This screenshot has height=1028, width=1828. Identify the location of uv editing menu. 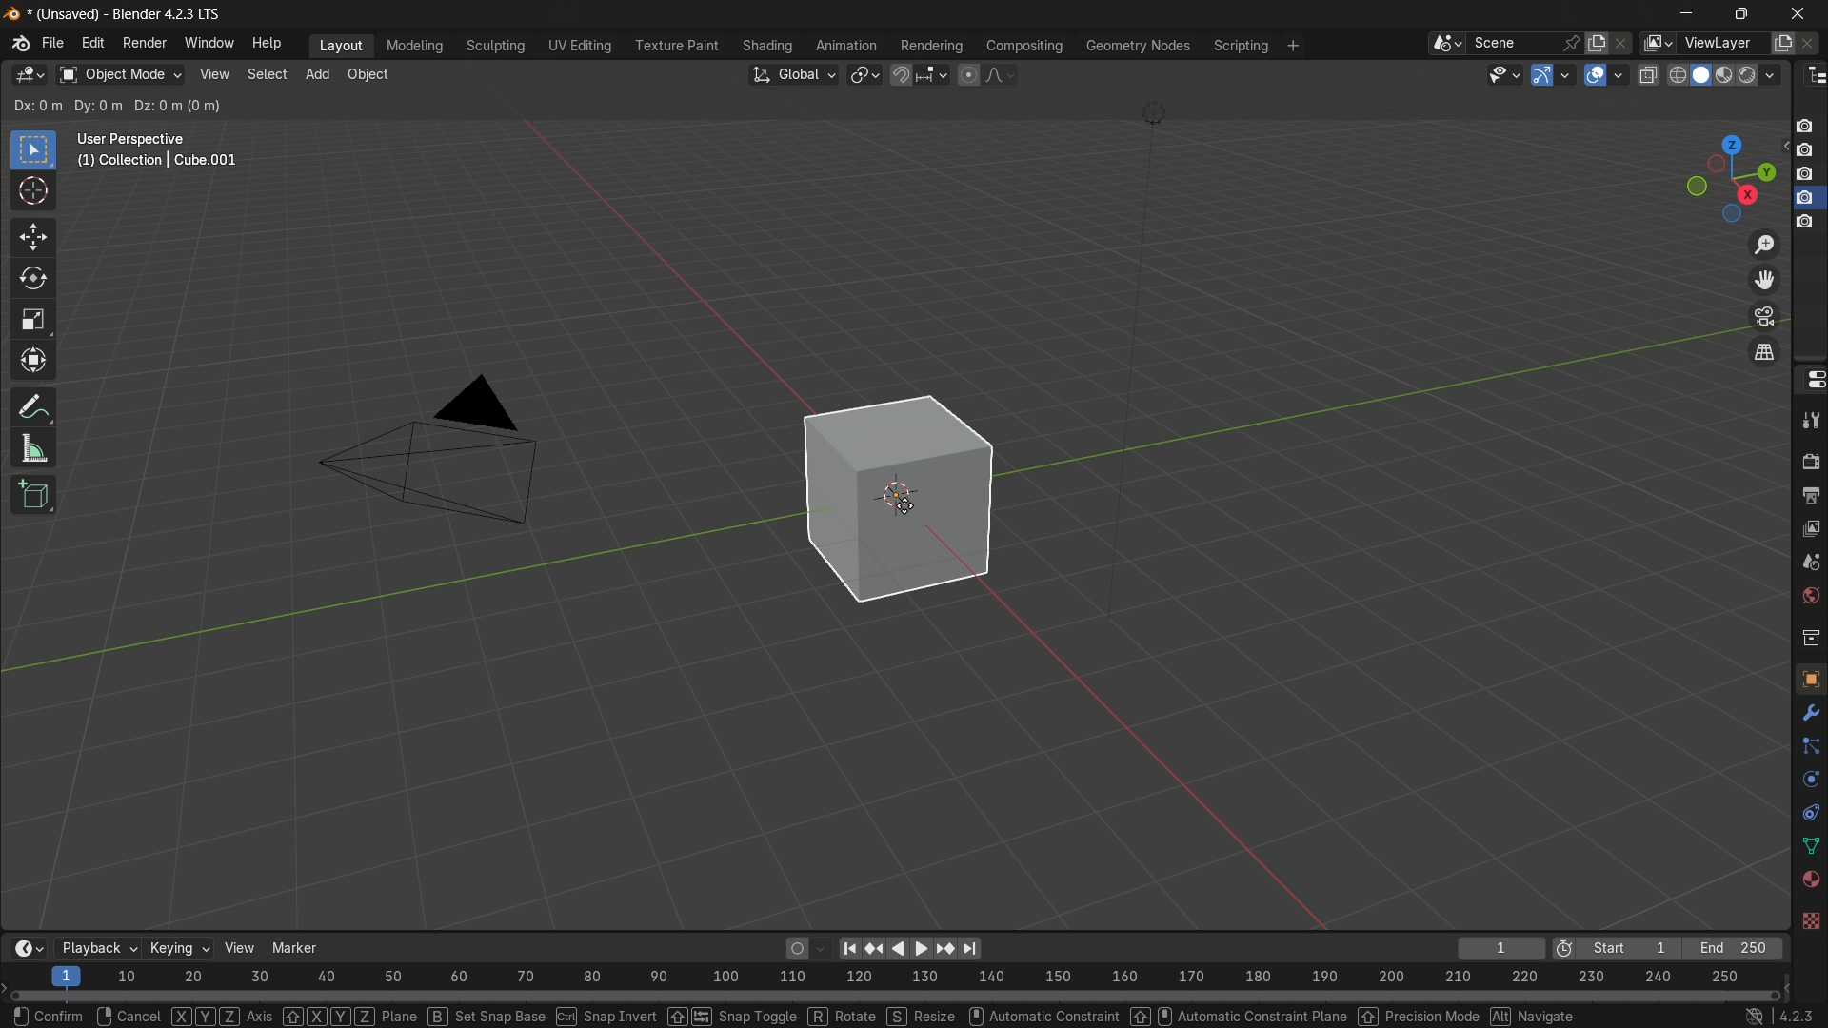
(575, 45).